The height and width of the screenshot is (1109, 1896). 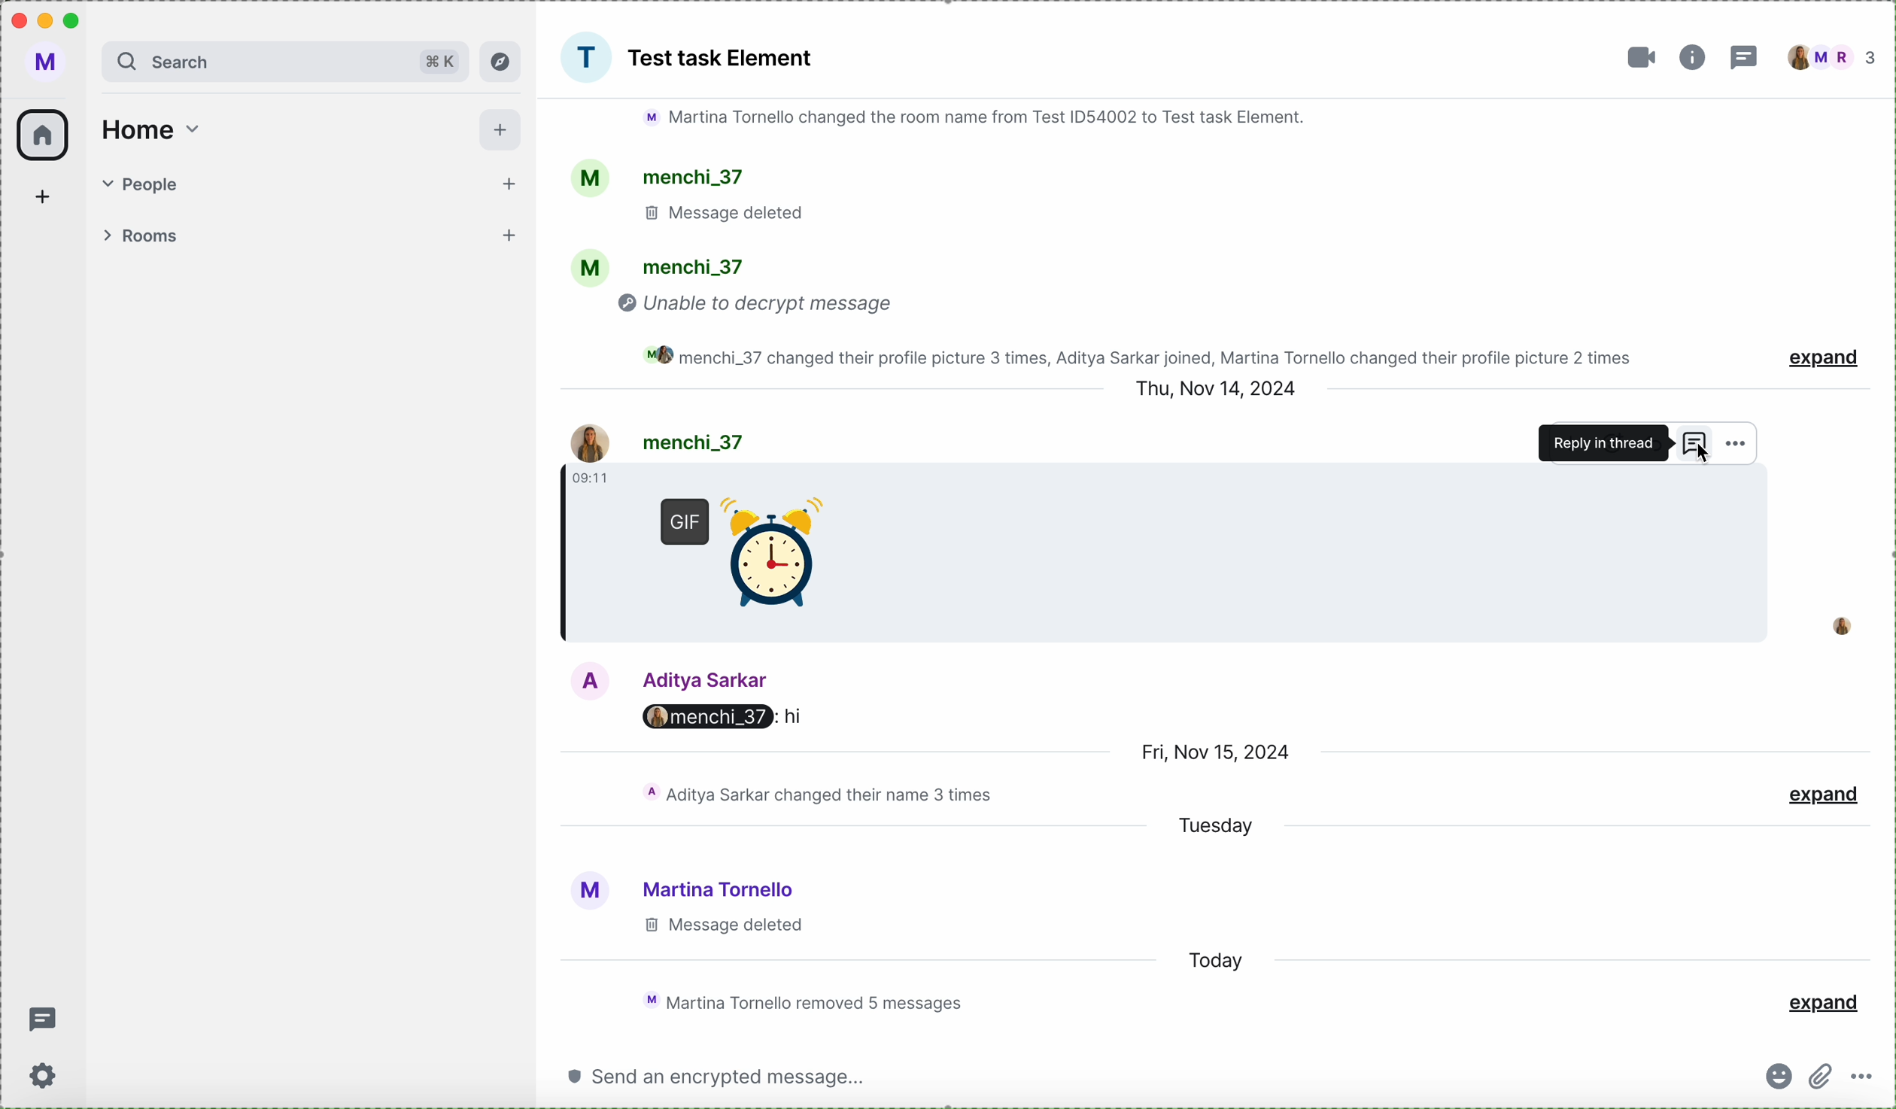 What do you see at coordinates (816, 793) in the screenshot?
I see `chat activity of the day` at bounding box center [816, 793].